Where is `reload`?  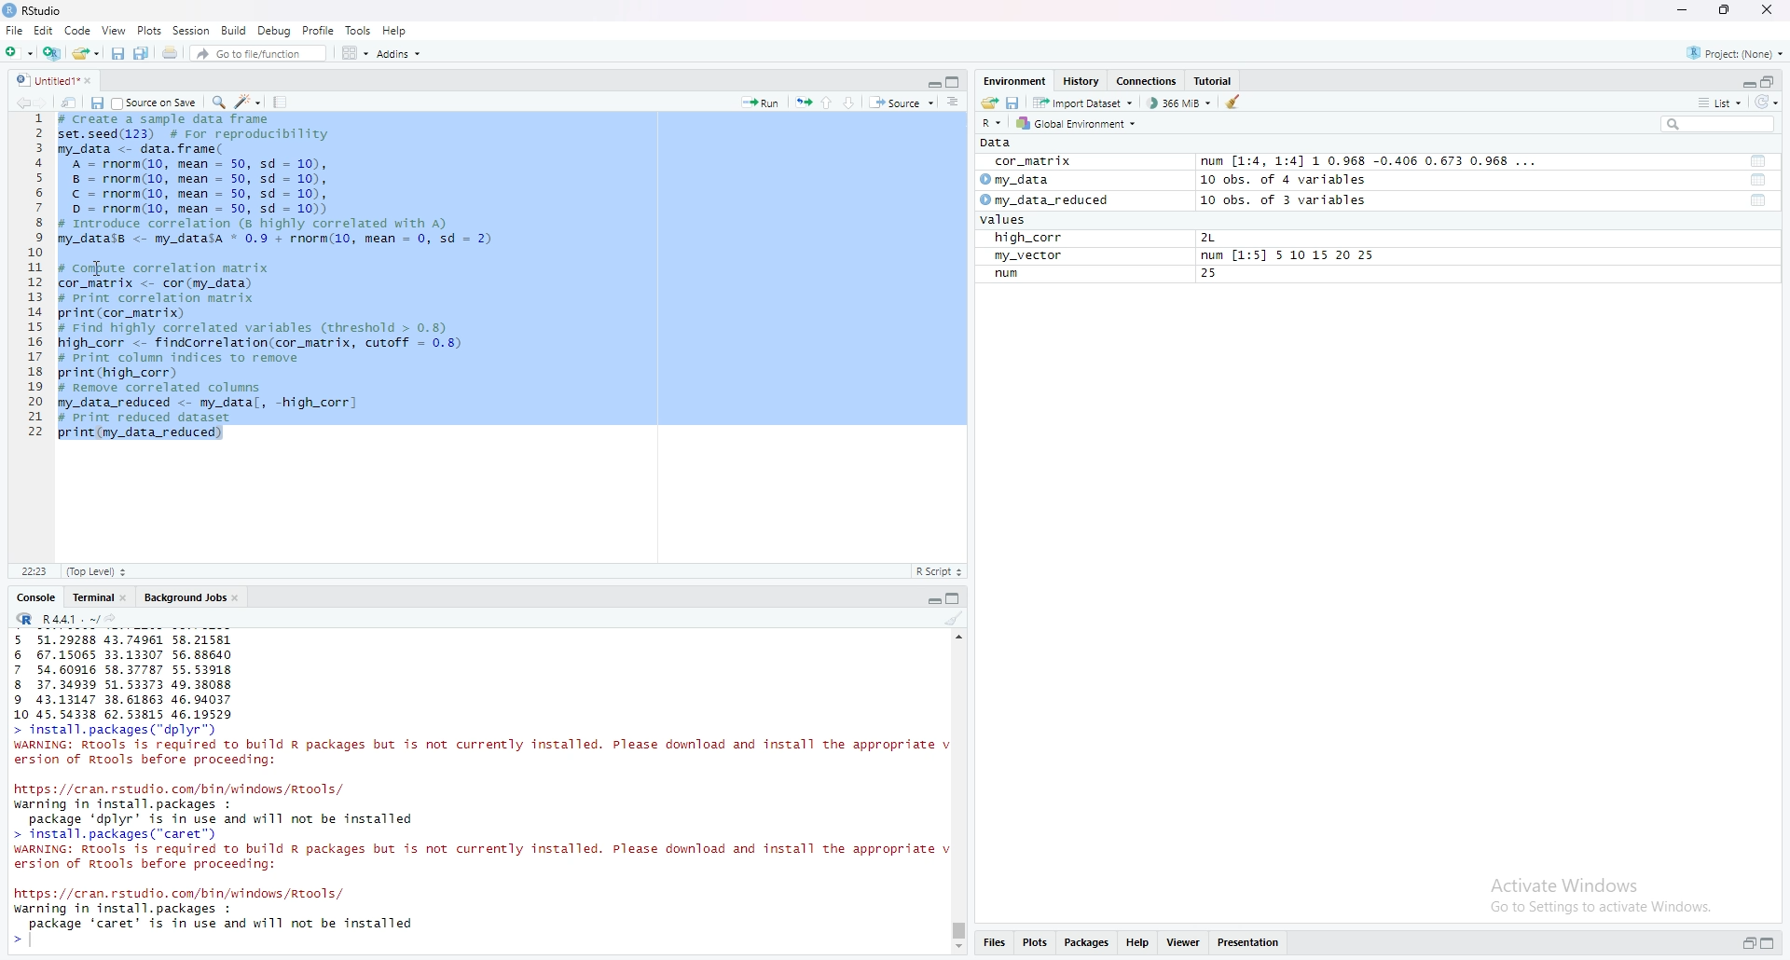
reload is located at coordinates (1766, 103).